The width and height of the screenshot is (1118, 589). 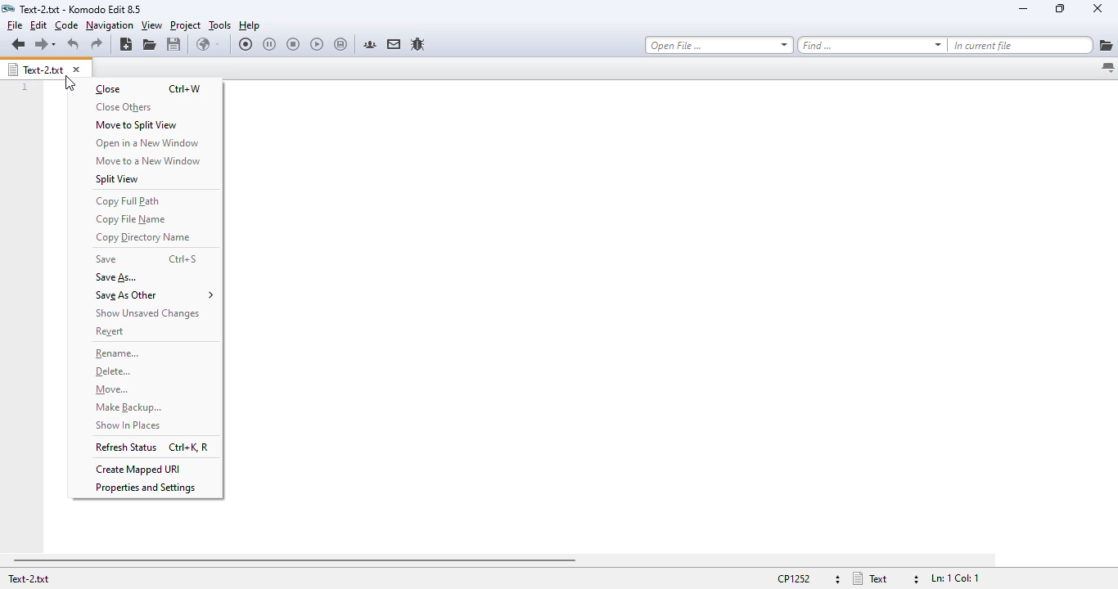 I want to click on file, so click(x=15, y=25).